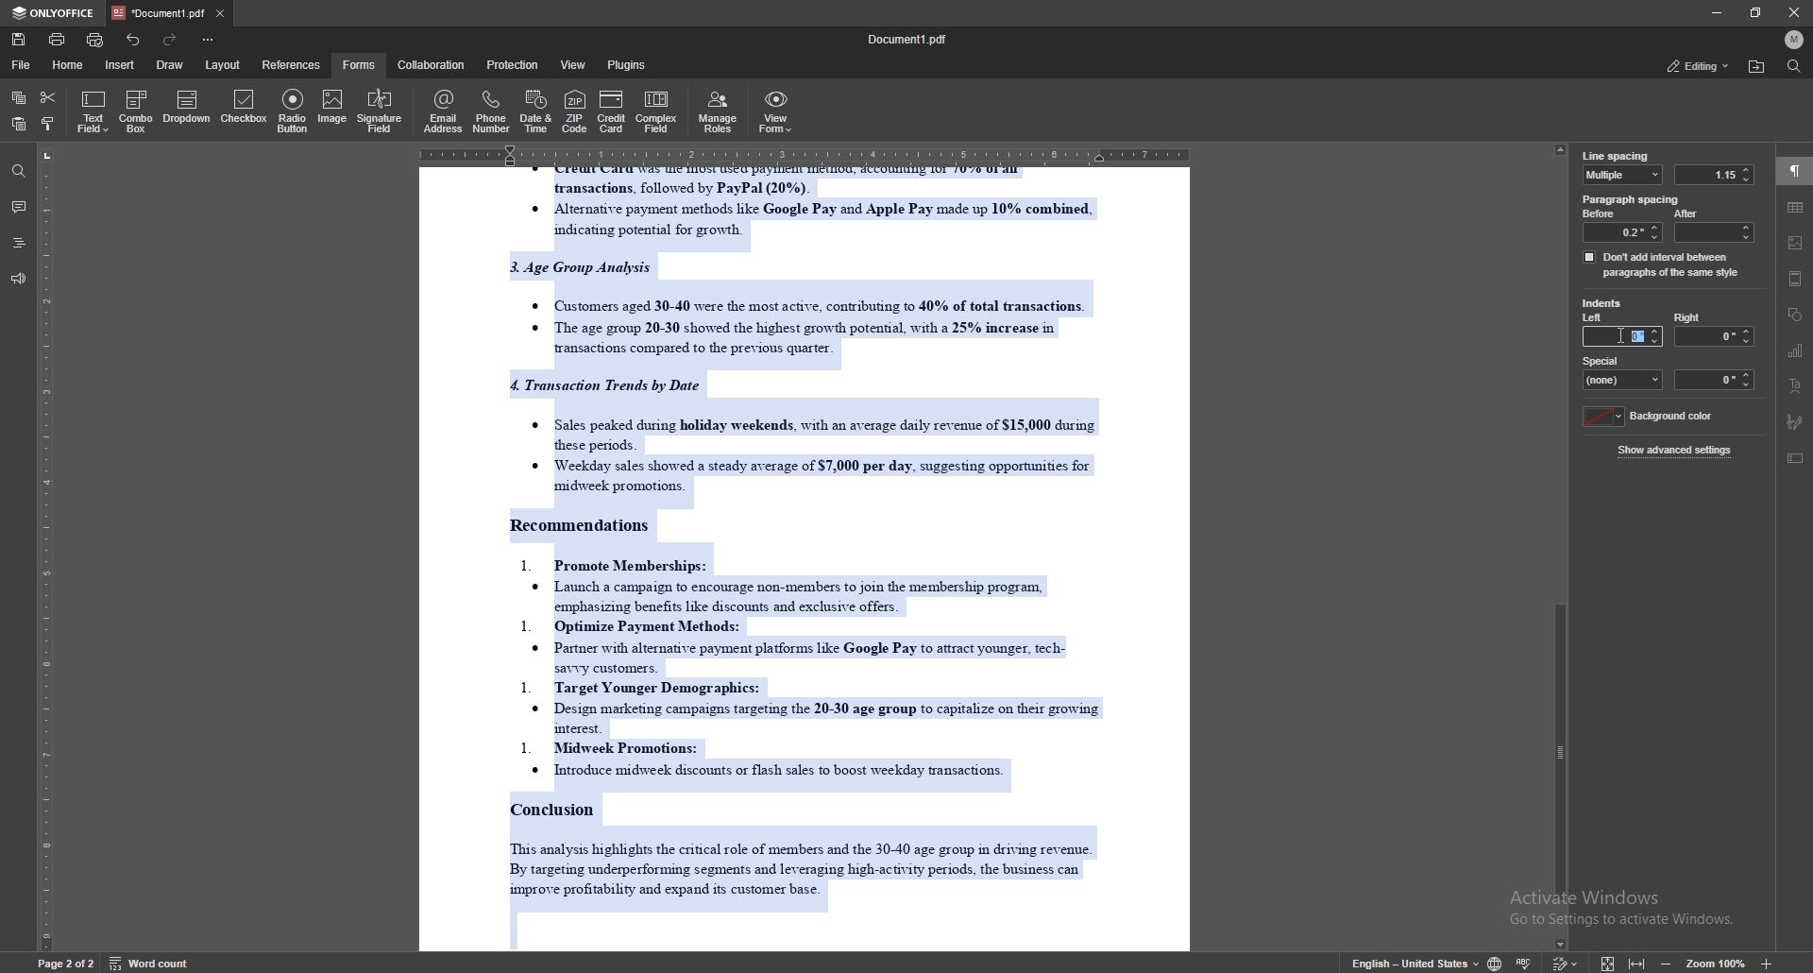 Image resolution: width=1813 pixels, height=973 pixels. I want to click on document, so click(810, 559).